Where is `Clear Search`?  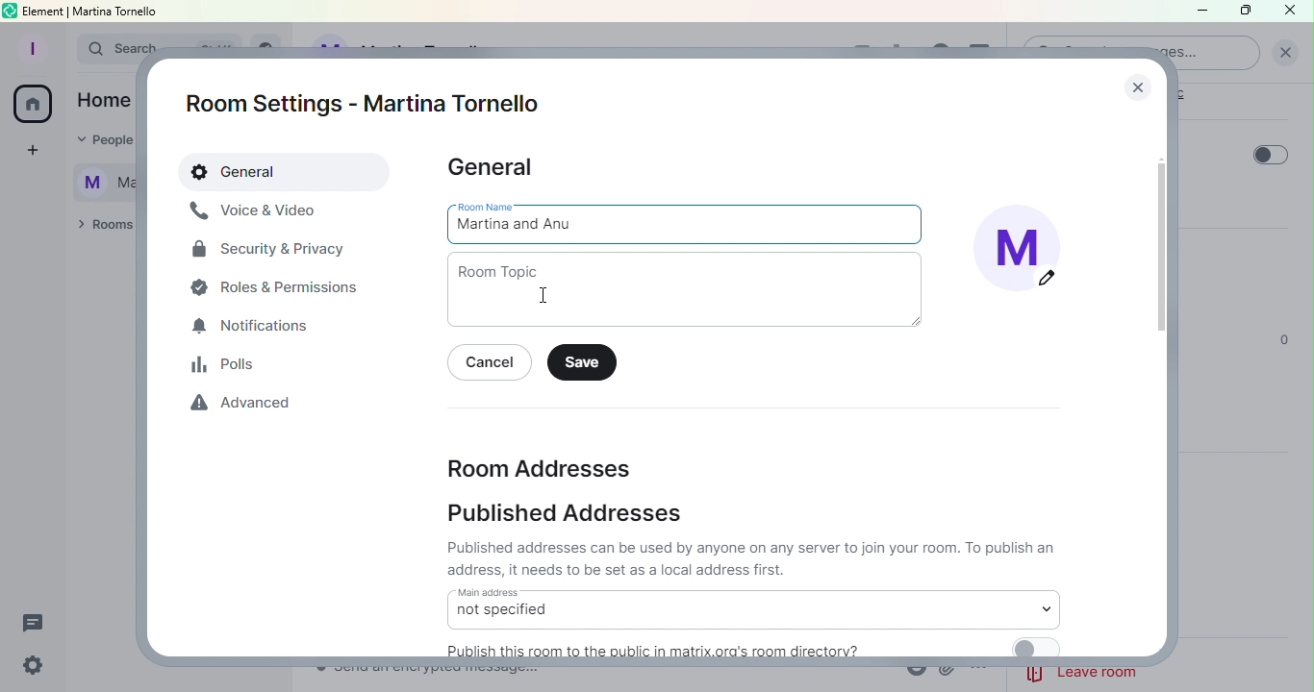 Clear Search is located at coordinates (1285, 53).